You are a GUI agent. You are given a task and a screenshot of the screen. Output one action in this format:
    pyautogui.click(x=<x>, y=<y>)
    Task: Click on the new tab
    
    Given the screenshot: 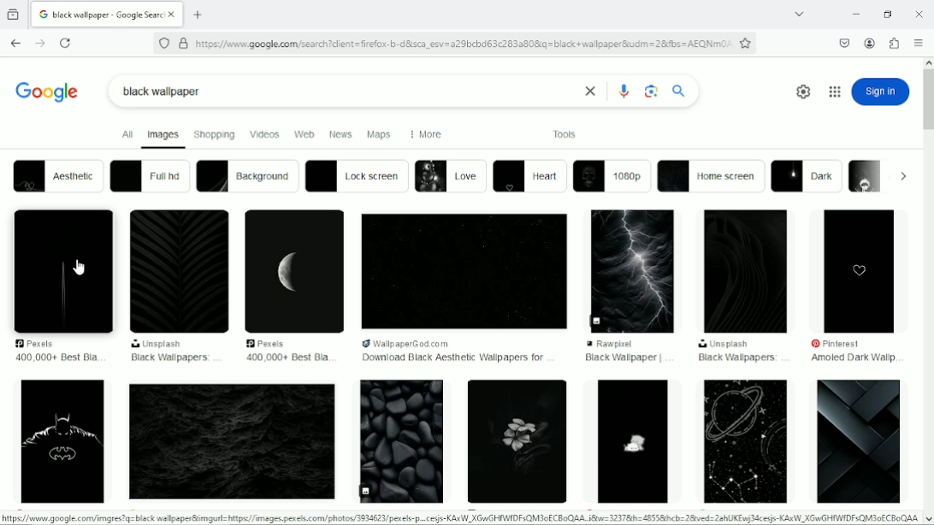 What is the action you would take?
    pyautogui.click(x=198, y=15)
    